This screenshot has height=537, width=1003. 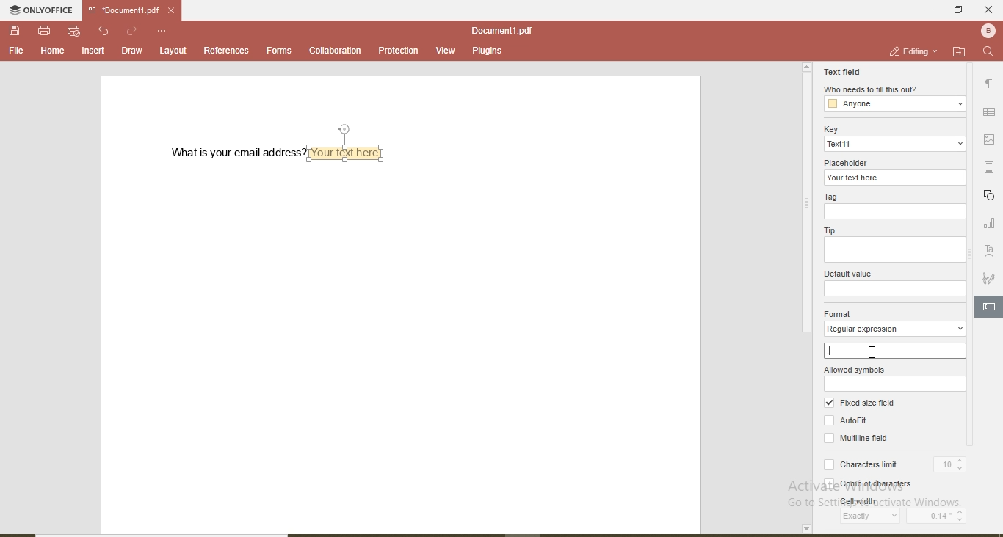 I want to click on default value, so click(x=847, y=274).